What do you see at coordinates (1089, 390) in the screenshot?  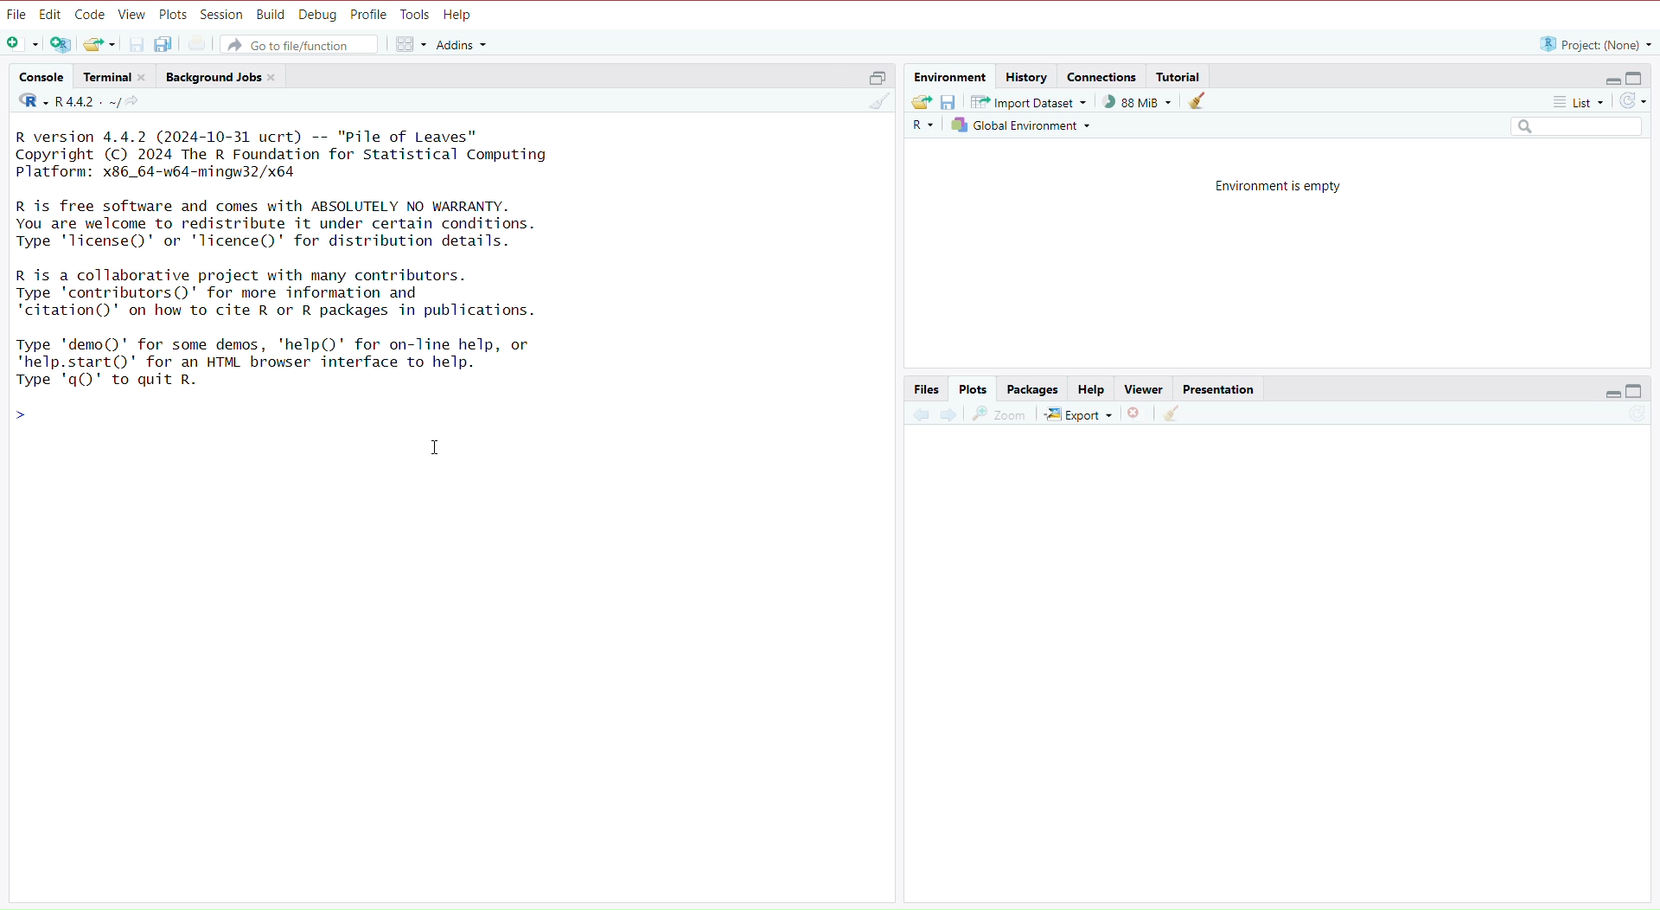 I see `help` at bounding box center [1089, 390].